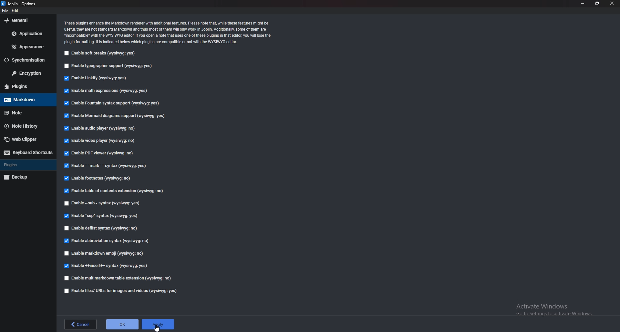 Image resolution: width=620 pixels, height=332 pixels. What do you see at coordinates (19, 3) in the screenshot?
I see `options` at bounding box center [19, 3].